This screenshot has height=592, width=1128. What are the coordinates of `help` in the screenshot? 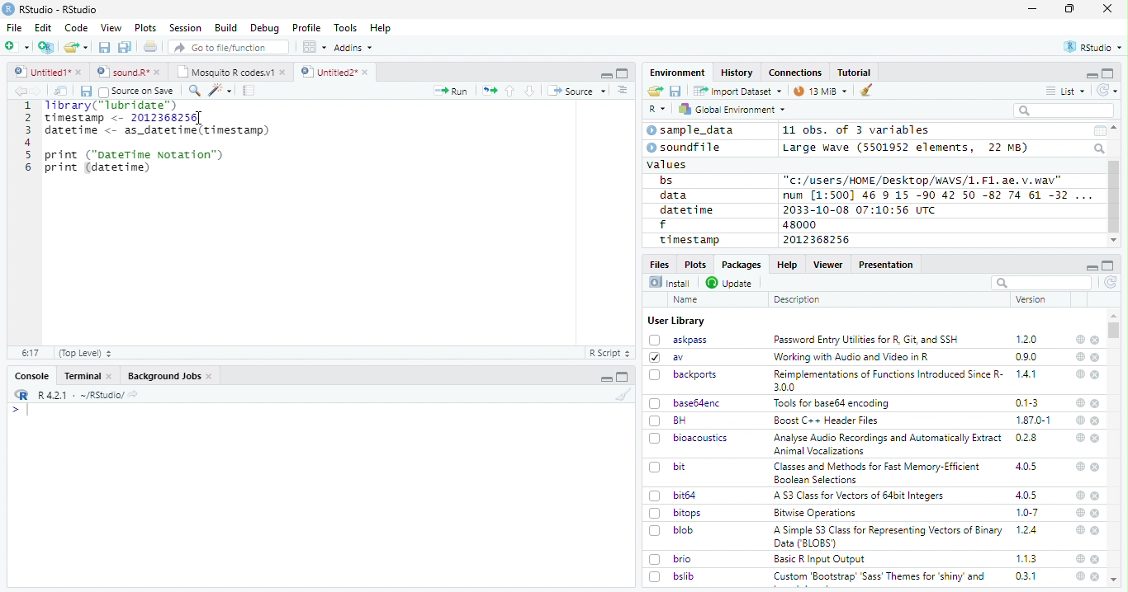 It's located at (1079, 374).